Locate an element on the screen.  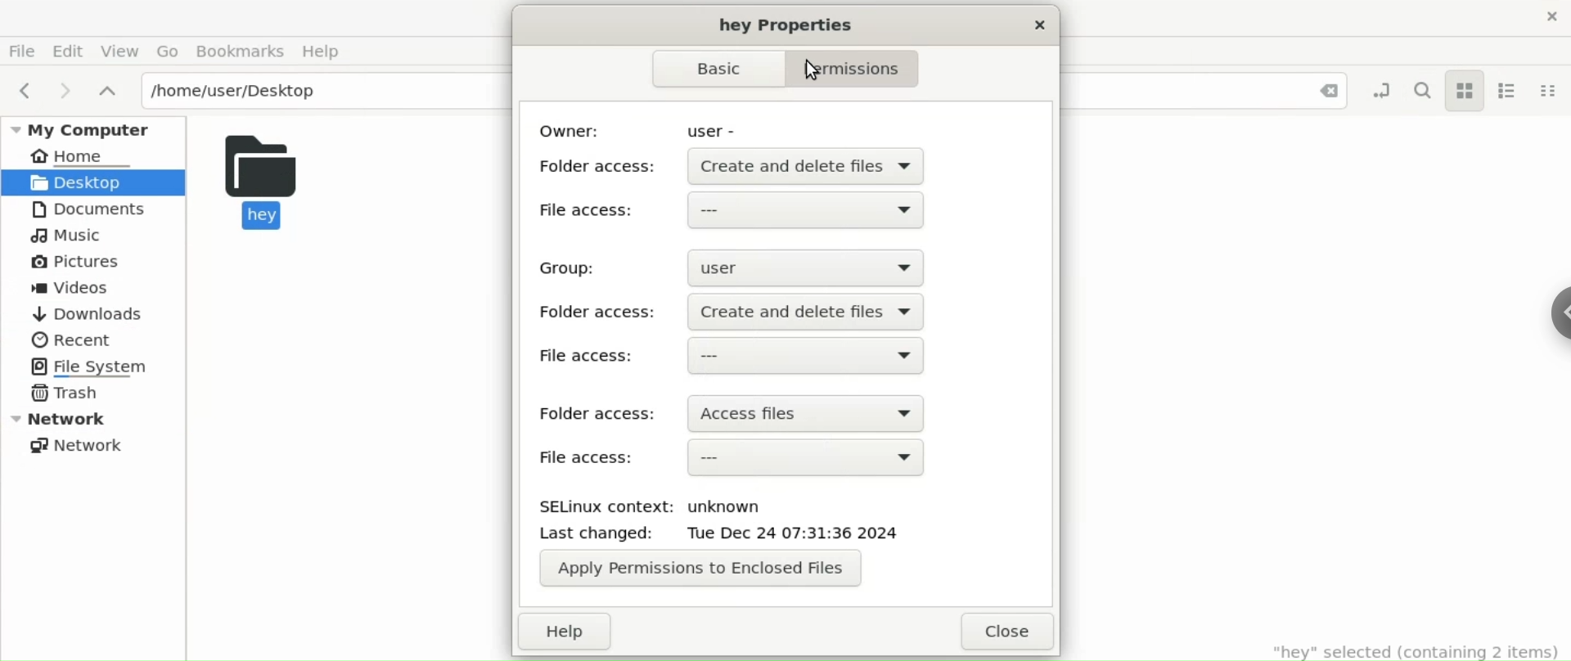
parent folders is located at coordinates (110, 90).